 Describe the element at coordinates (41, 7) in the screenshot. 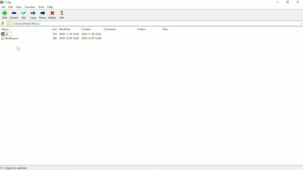

I see `Tools` at that location.